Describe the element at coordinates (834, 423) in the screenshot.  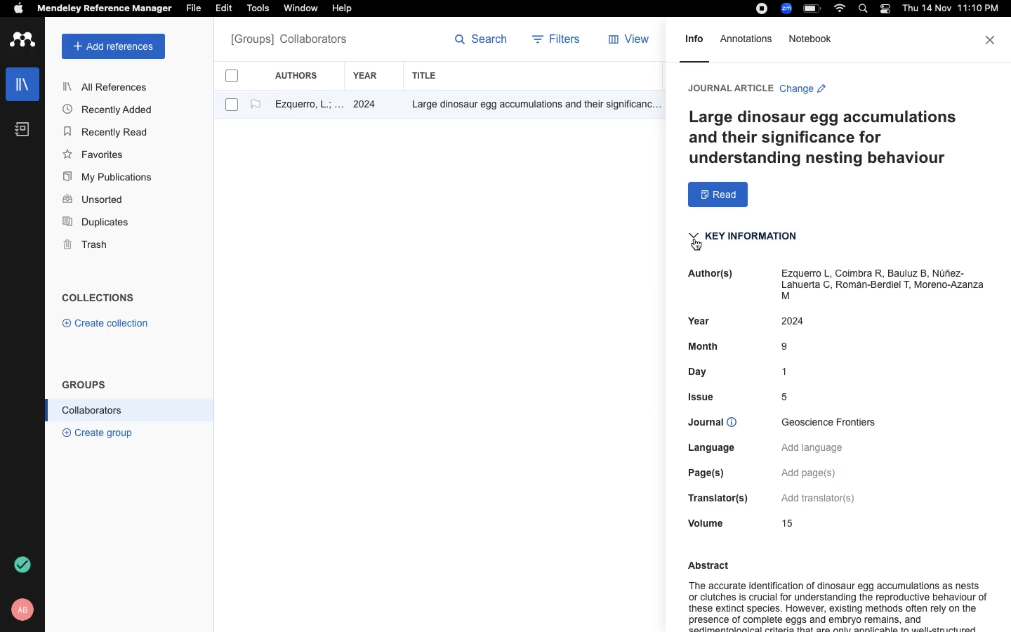
I see `Geoscience Frontiers` at that location.